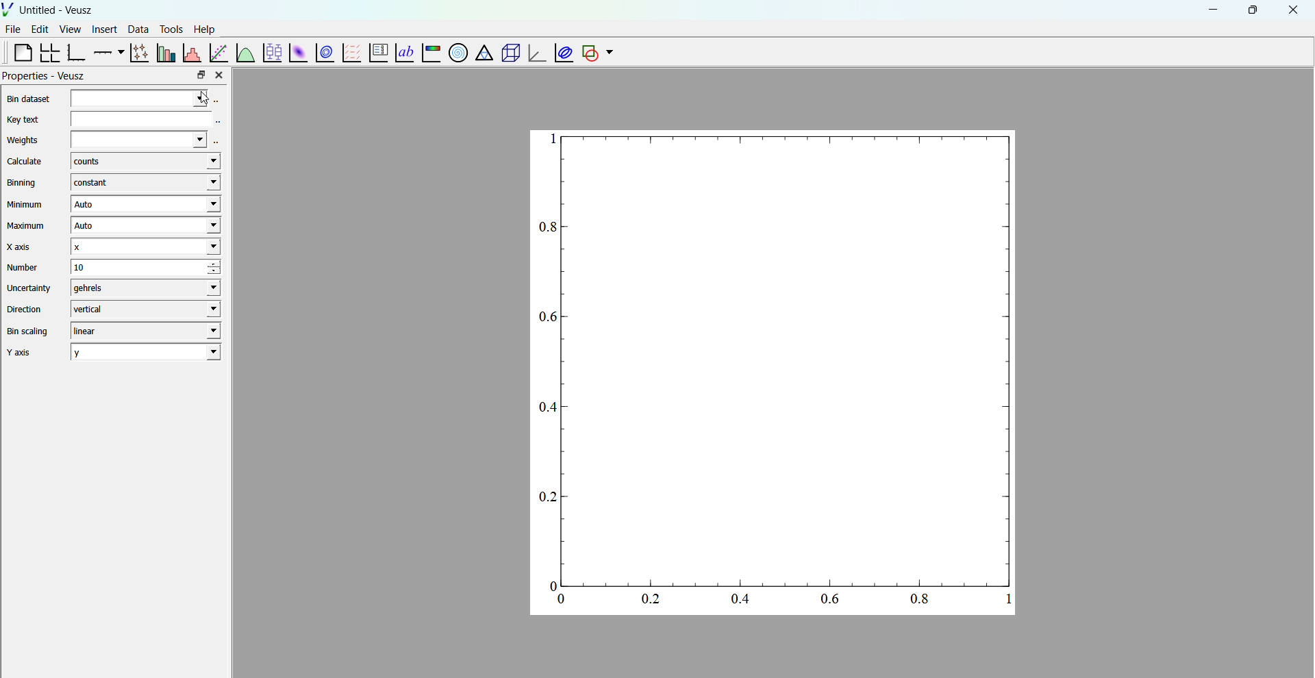  I want to click on maximize, so click(1251, 9).